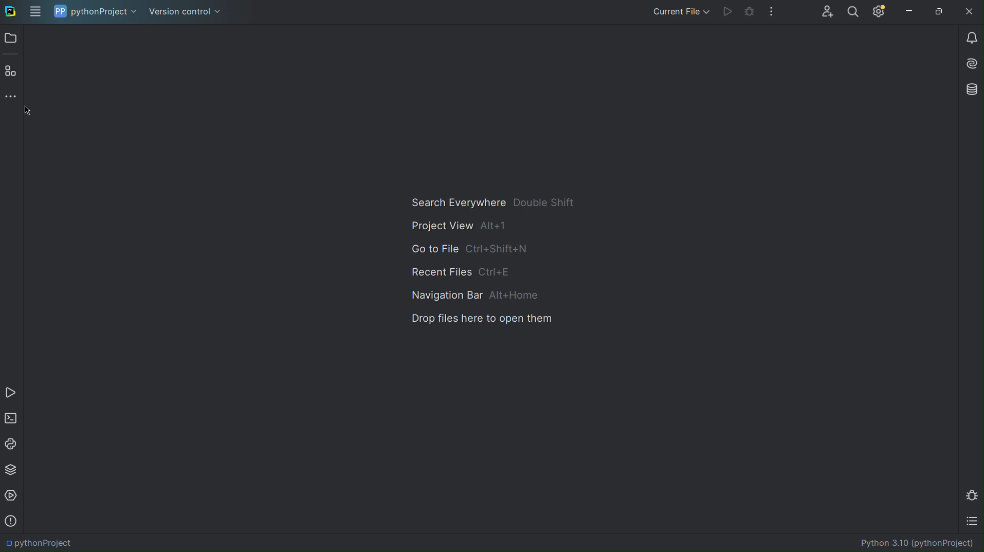  I want to click on Recent Files, so click(466, 269).